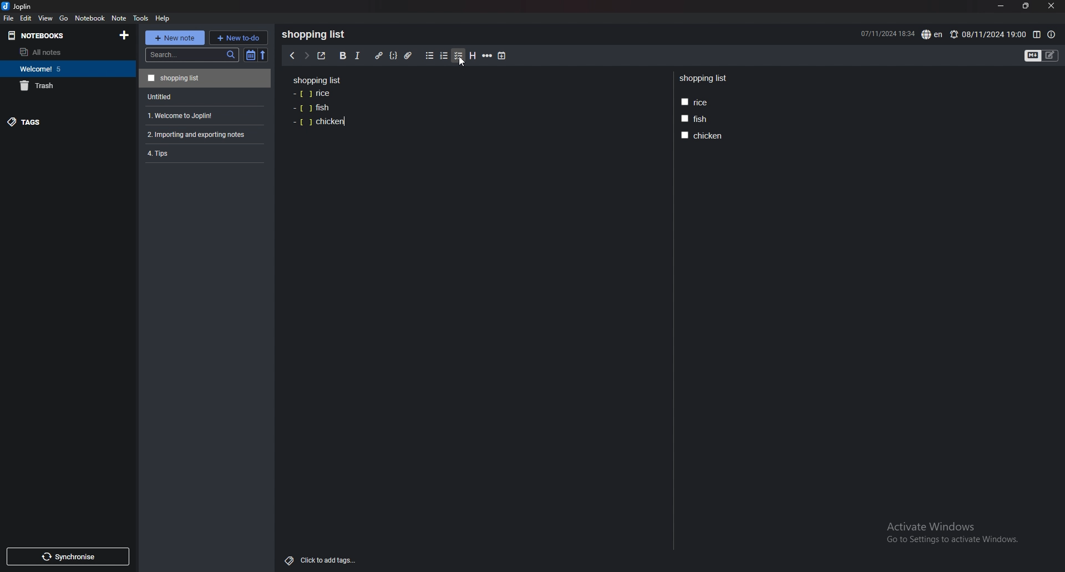  What do you see at coordinates (9, 18) in the screenshot?
I see `file` at bounding box center [9, 18].